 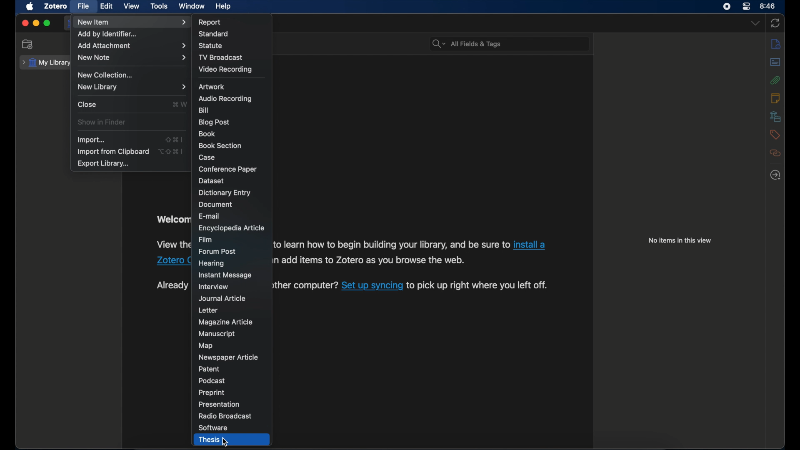 I want to click on book section, so click(x=219, y=145).